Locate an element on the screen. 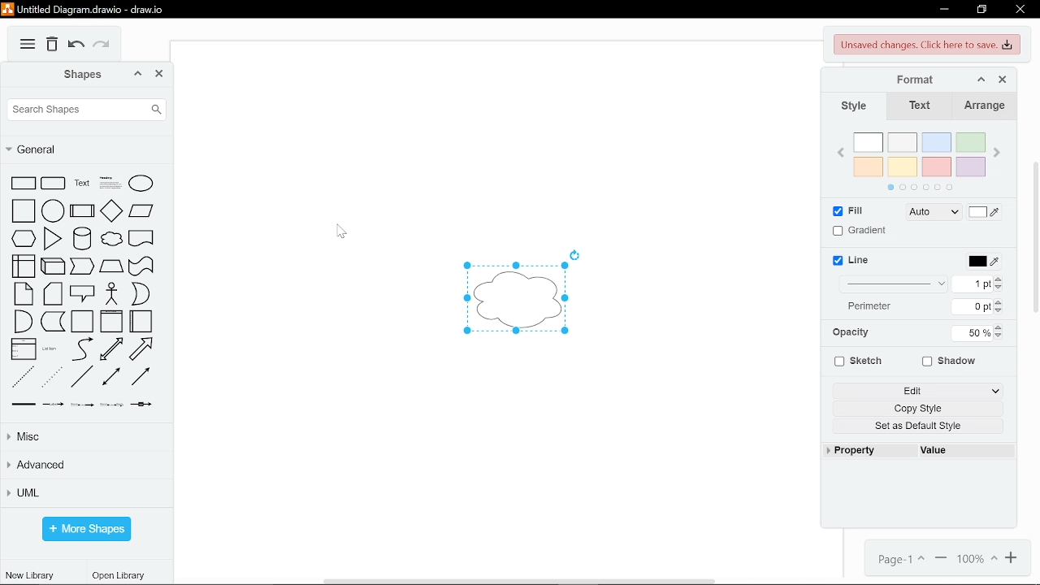  copy style is located at coordinates (920, 408).